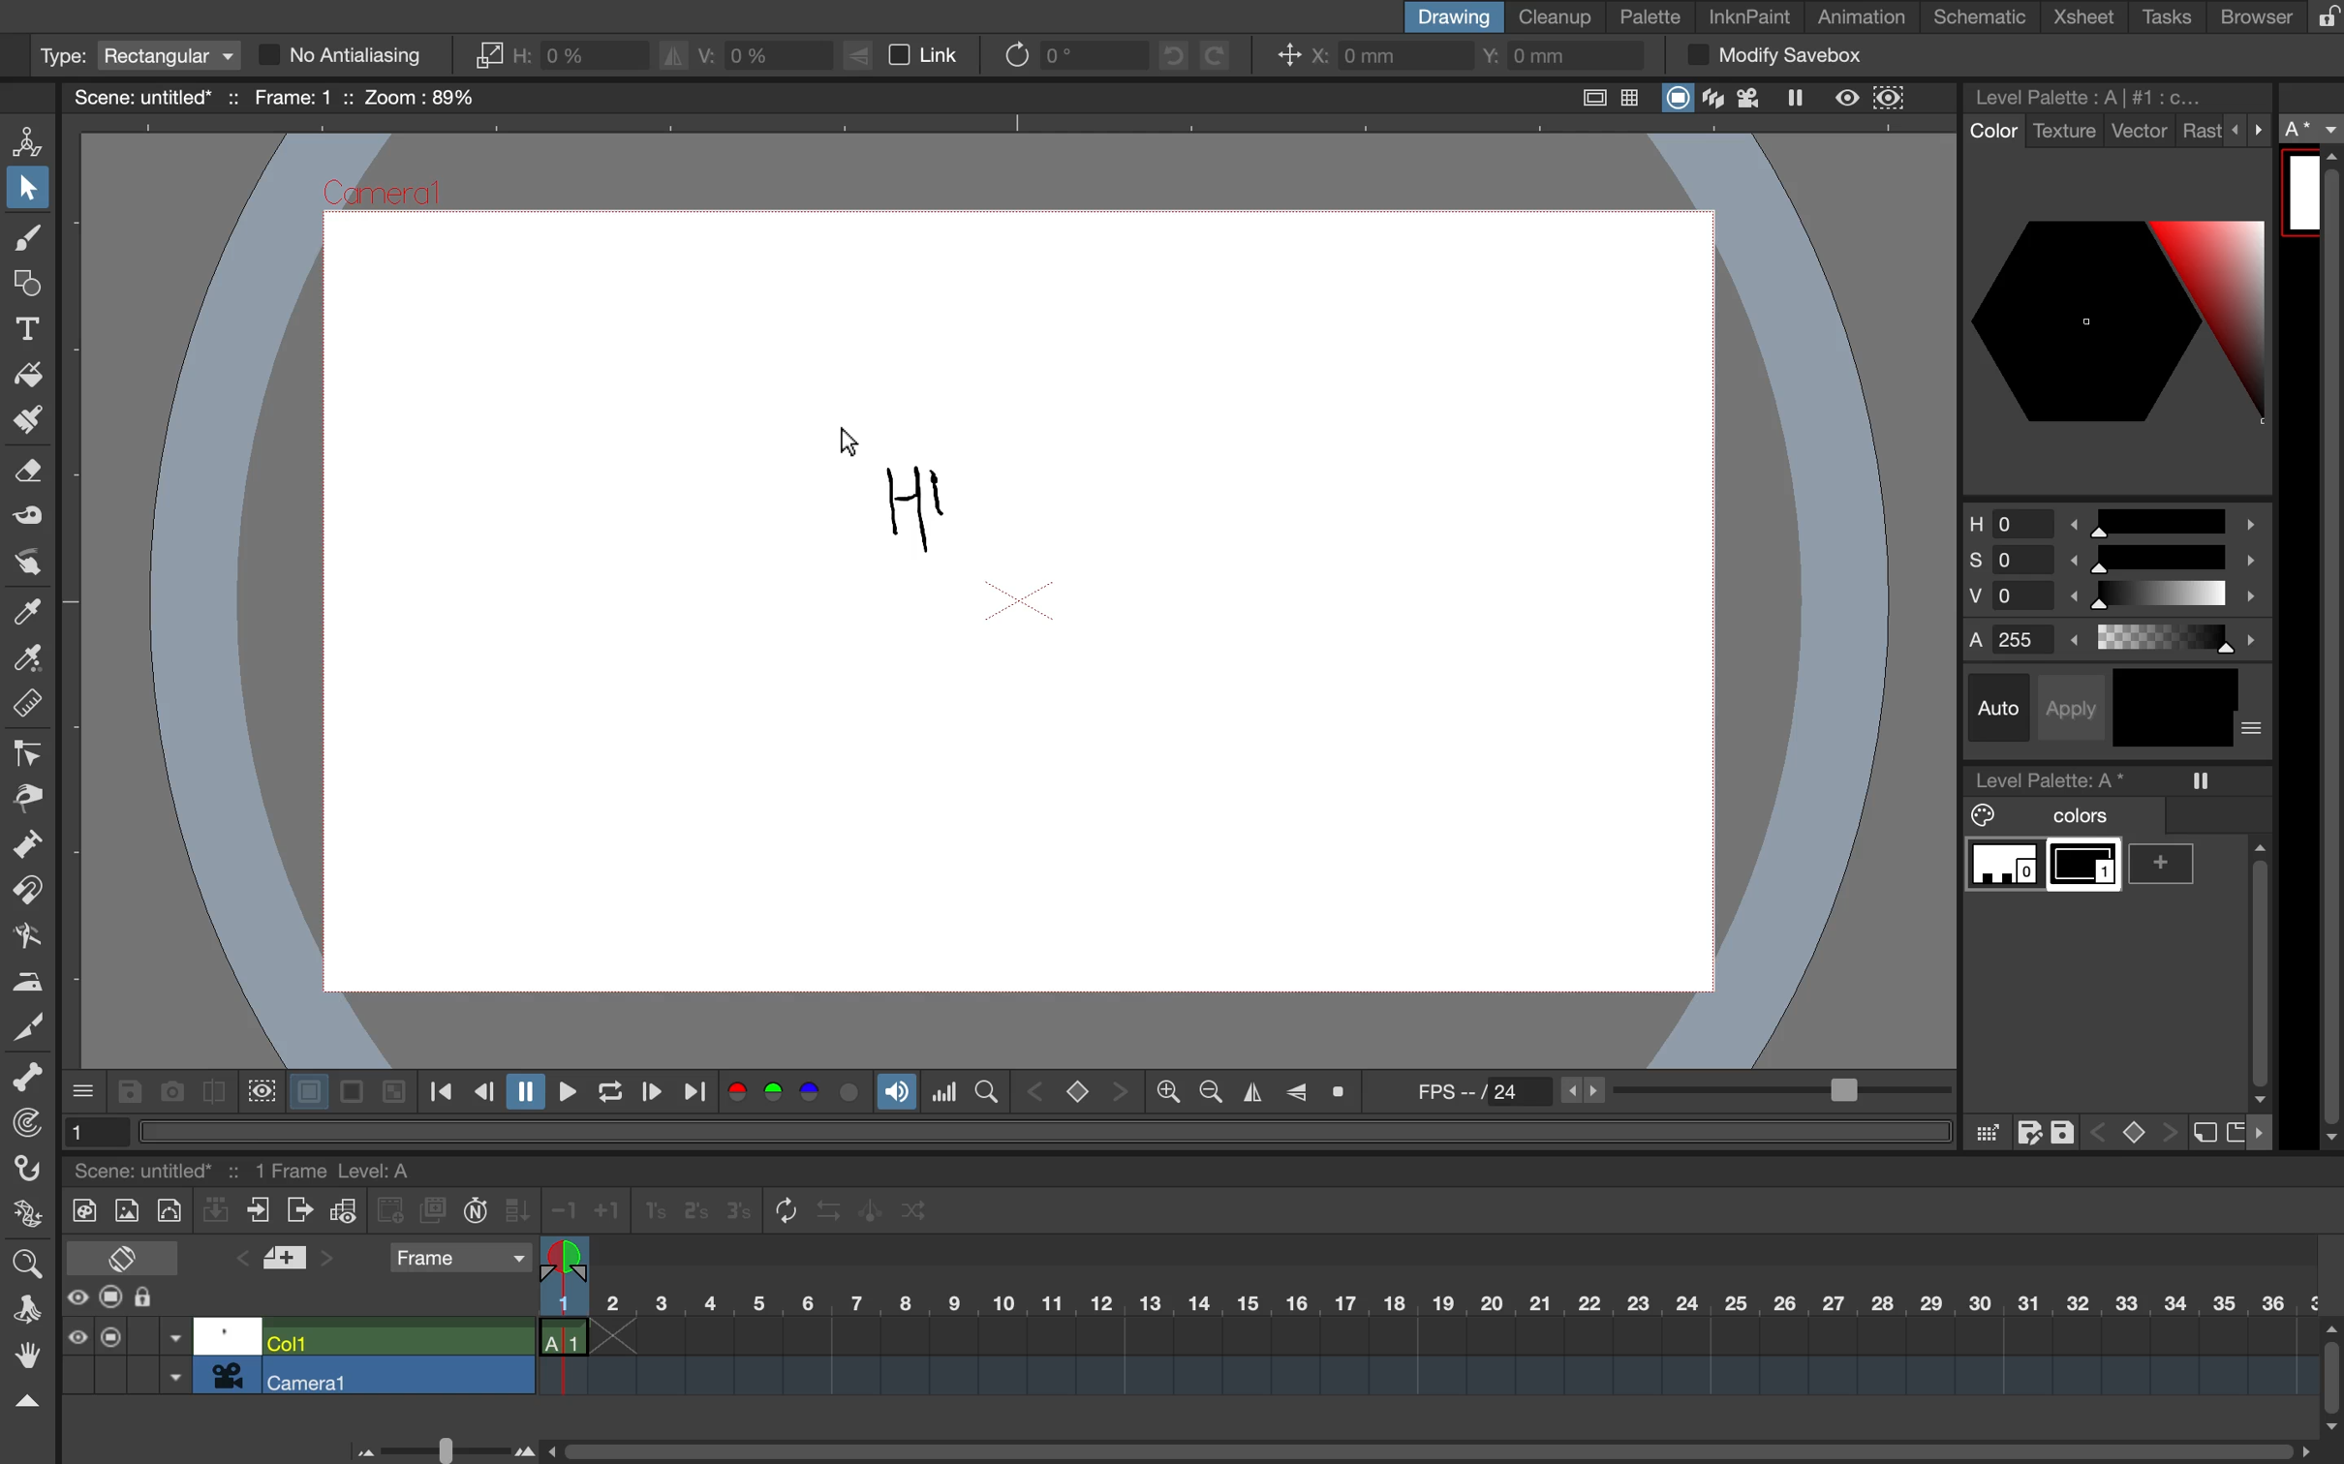 The image size is (2344, 1464). I want to click on lock rooms tab, so click(2319, 18).